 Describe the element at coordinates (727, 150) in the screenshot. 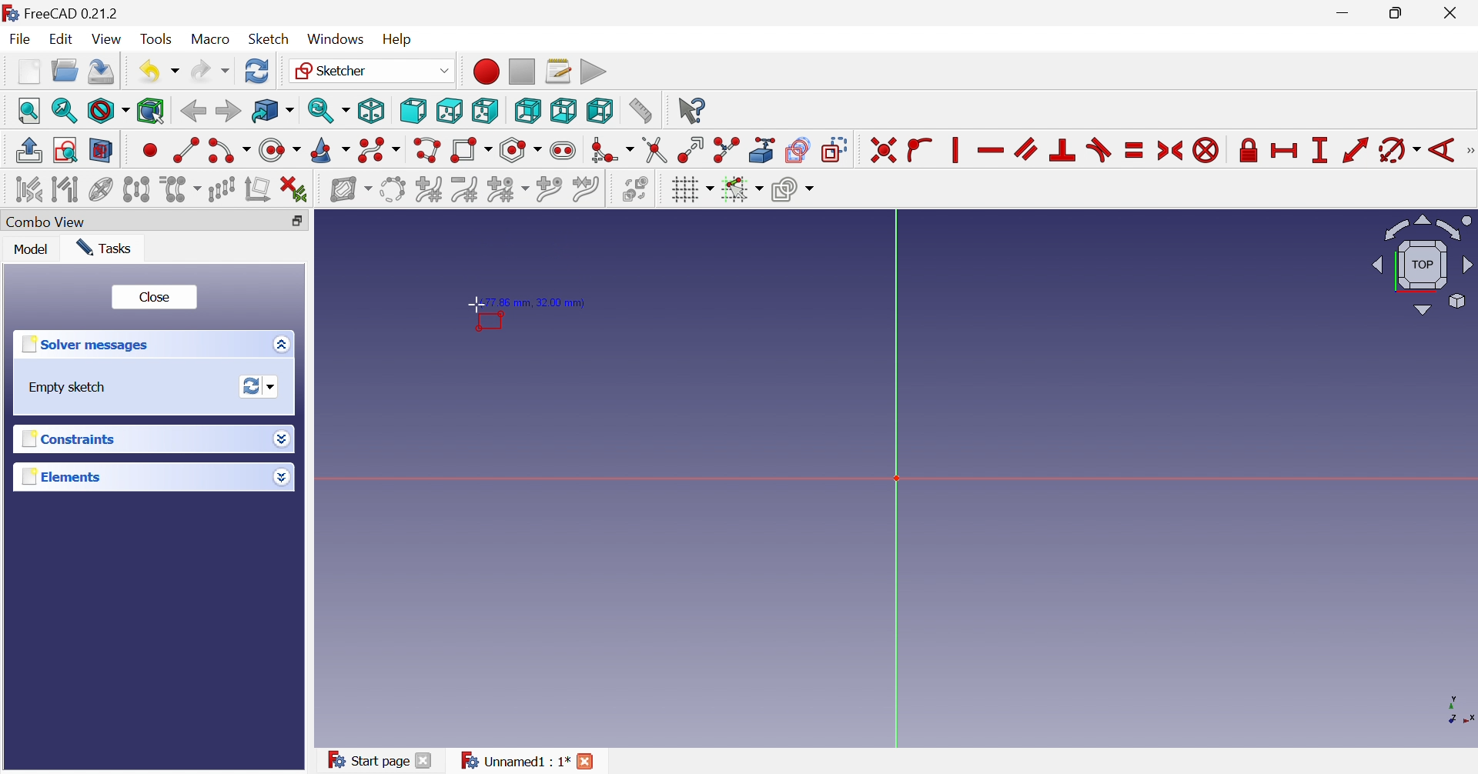

I see `Split edge` at that location.